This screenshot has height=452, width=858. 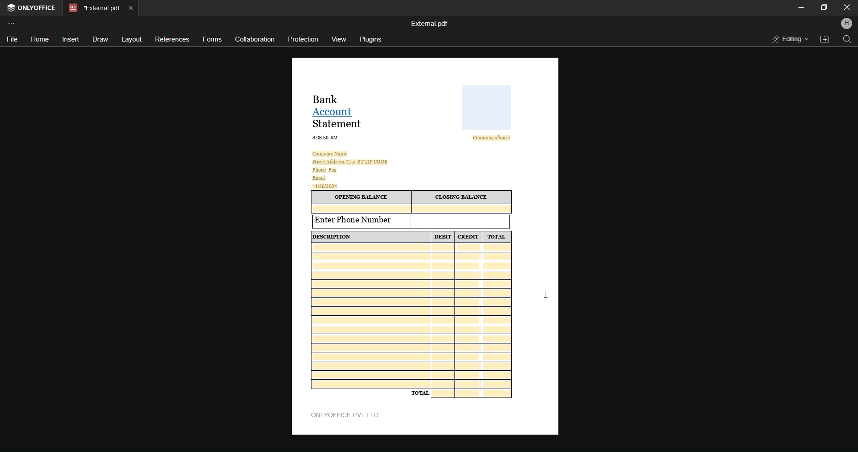 What do you see at coordinates (336, 111) in the screenshot?
I see `Account` at bounding box center [336, 111].